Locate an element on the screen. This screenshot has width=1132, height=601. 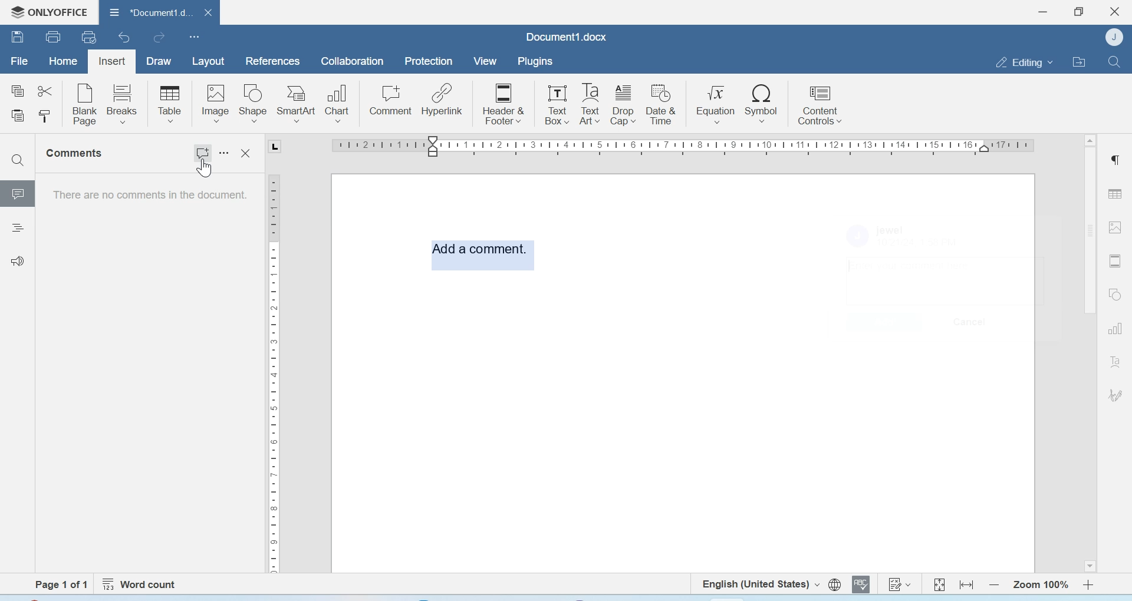
Add comment is located at coordinates (481, 252).